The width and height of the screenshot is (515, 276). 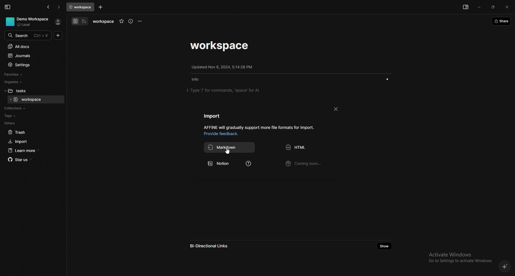 What do you see at coordinates (131, 21) in the screenshot?
I see `info` at bounding box center [131, 21].